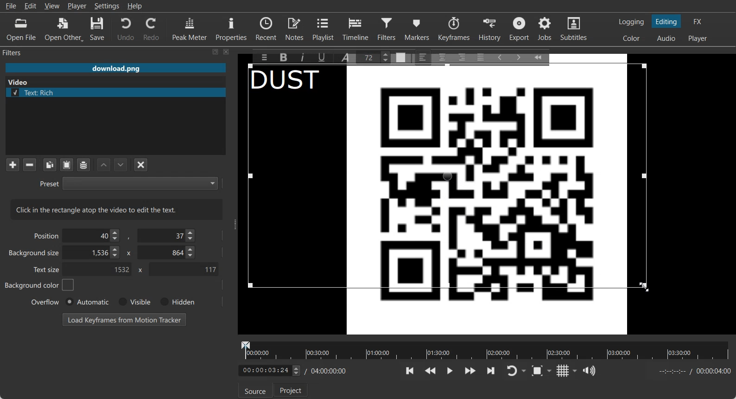 The height and width of the screenshot is (399, 736). What do you see at coordinates (631, 39) in the screenshot?
I see `Switching to the Color layout` at bounding box center [631, 39].